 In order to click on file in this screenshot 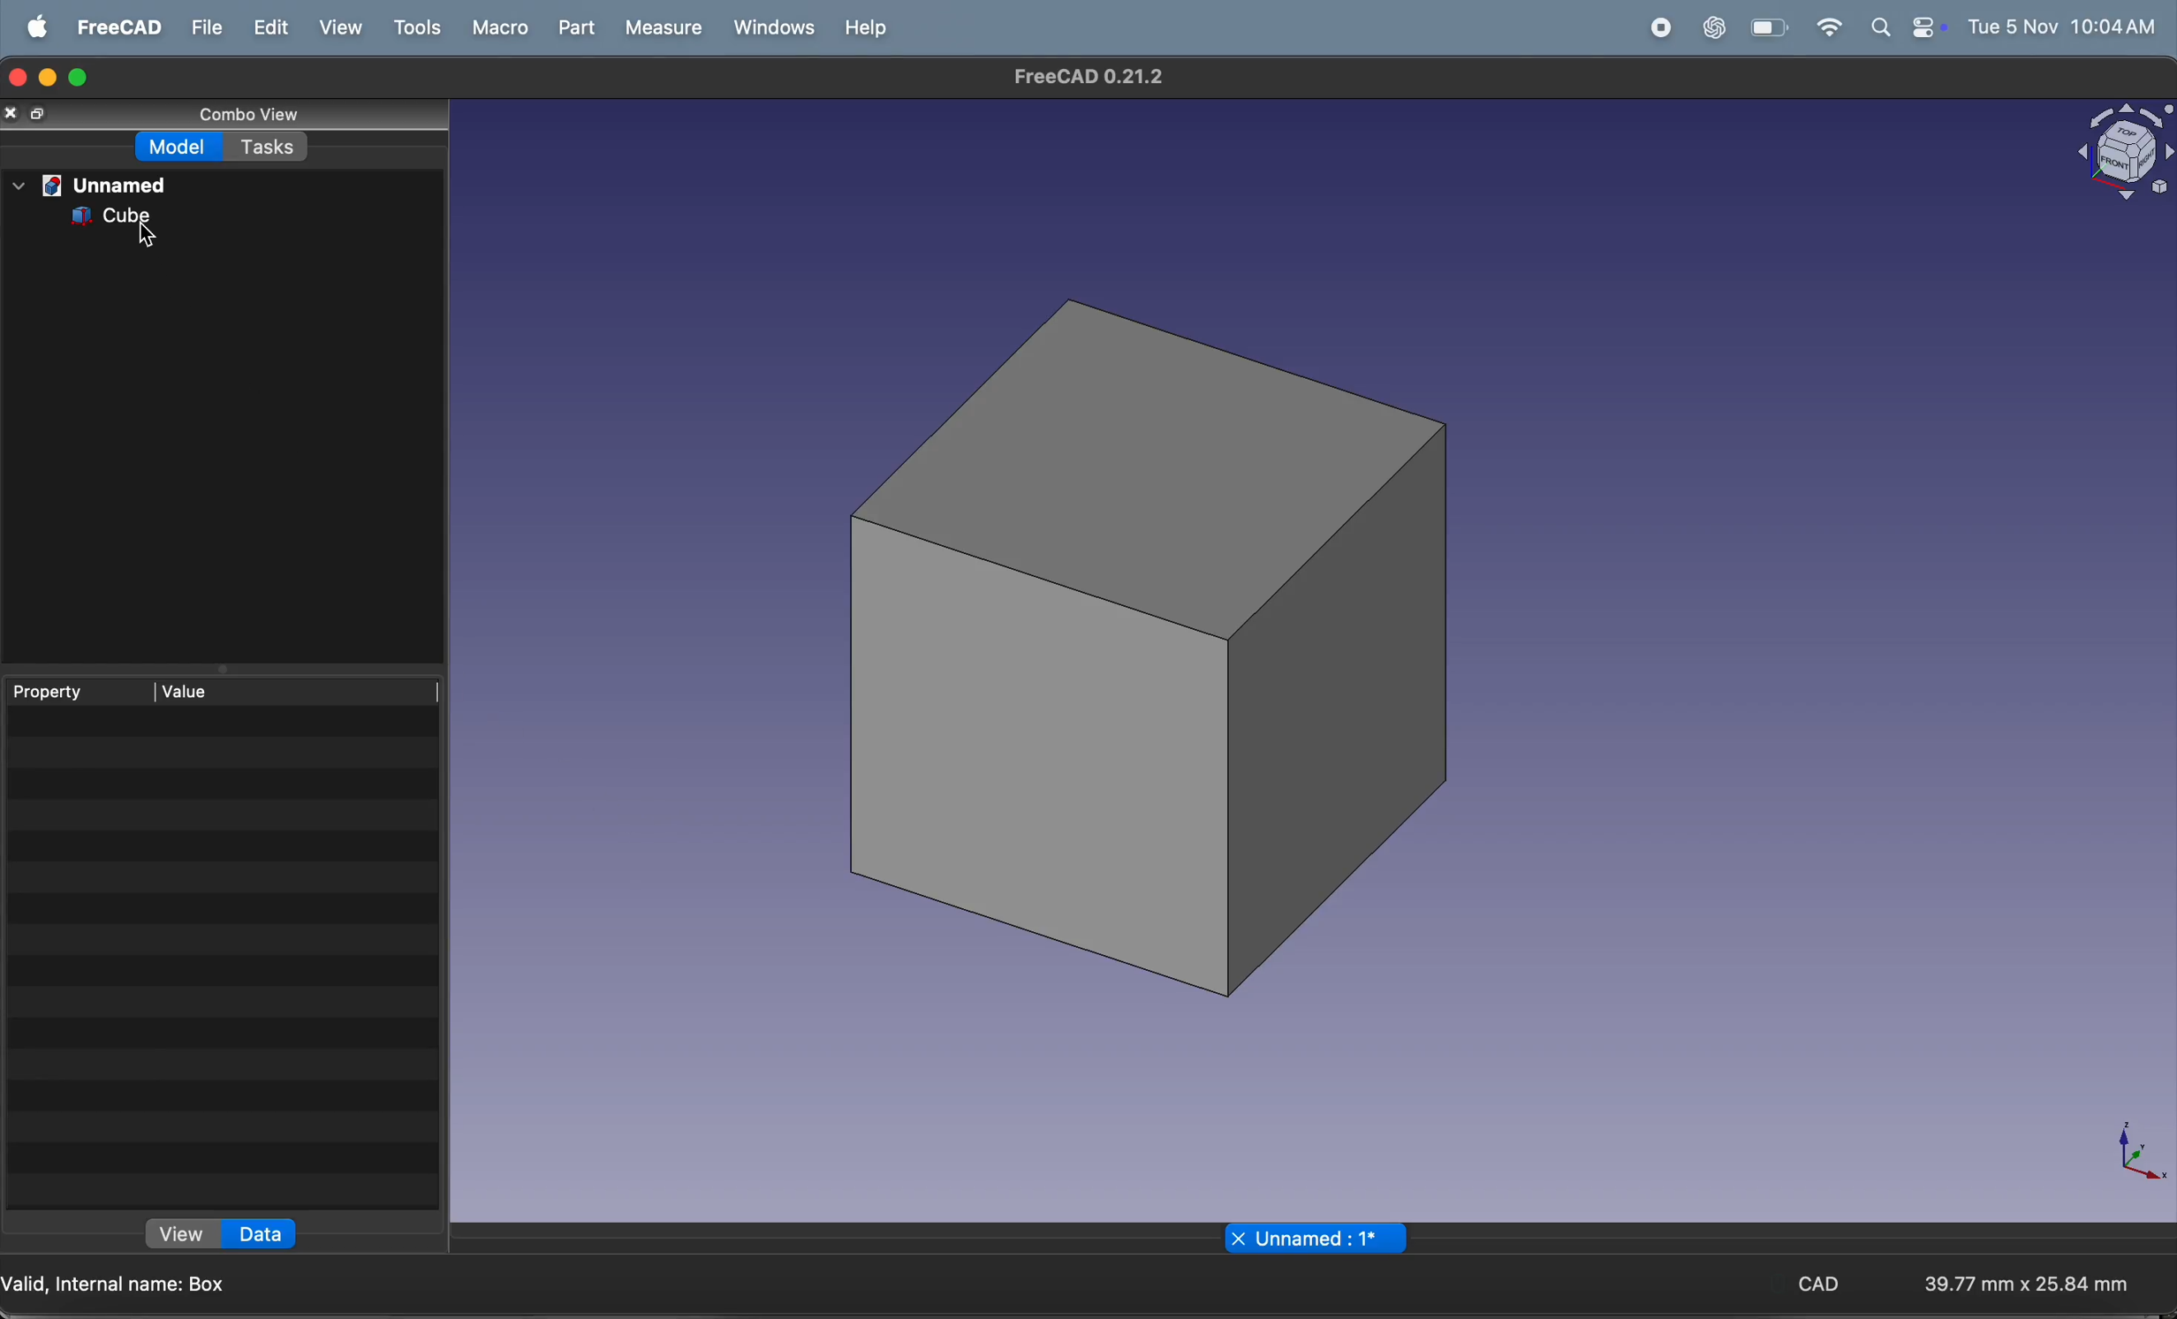, I will do `click(198, 27)`.